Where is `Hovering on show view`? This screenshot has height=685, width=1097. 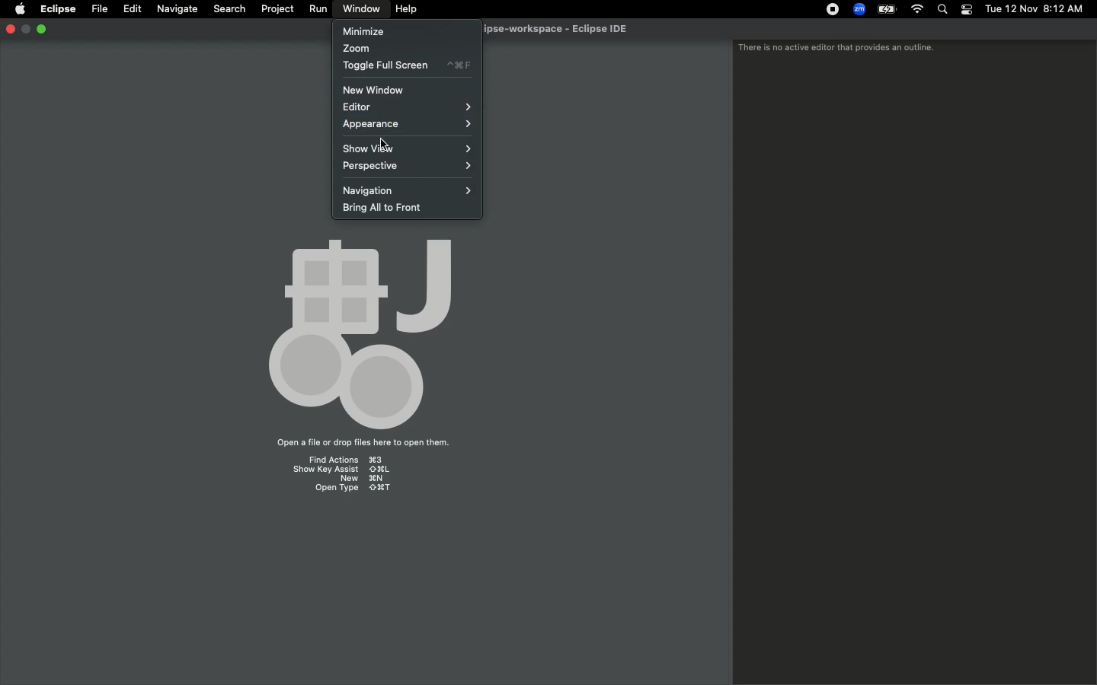
Hovering on show view is located at coordinates (406, 148).